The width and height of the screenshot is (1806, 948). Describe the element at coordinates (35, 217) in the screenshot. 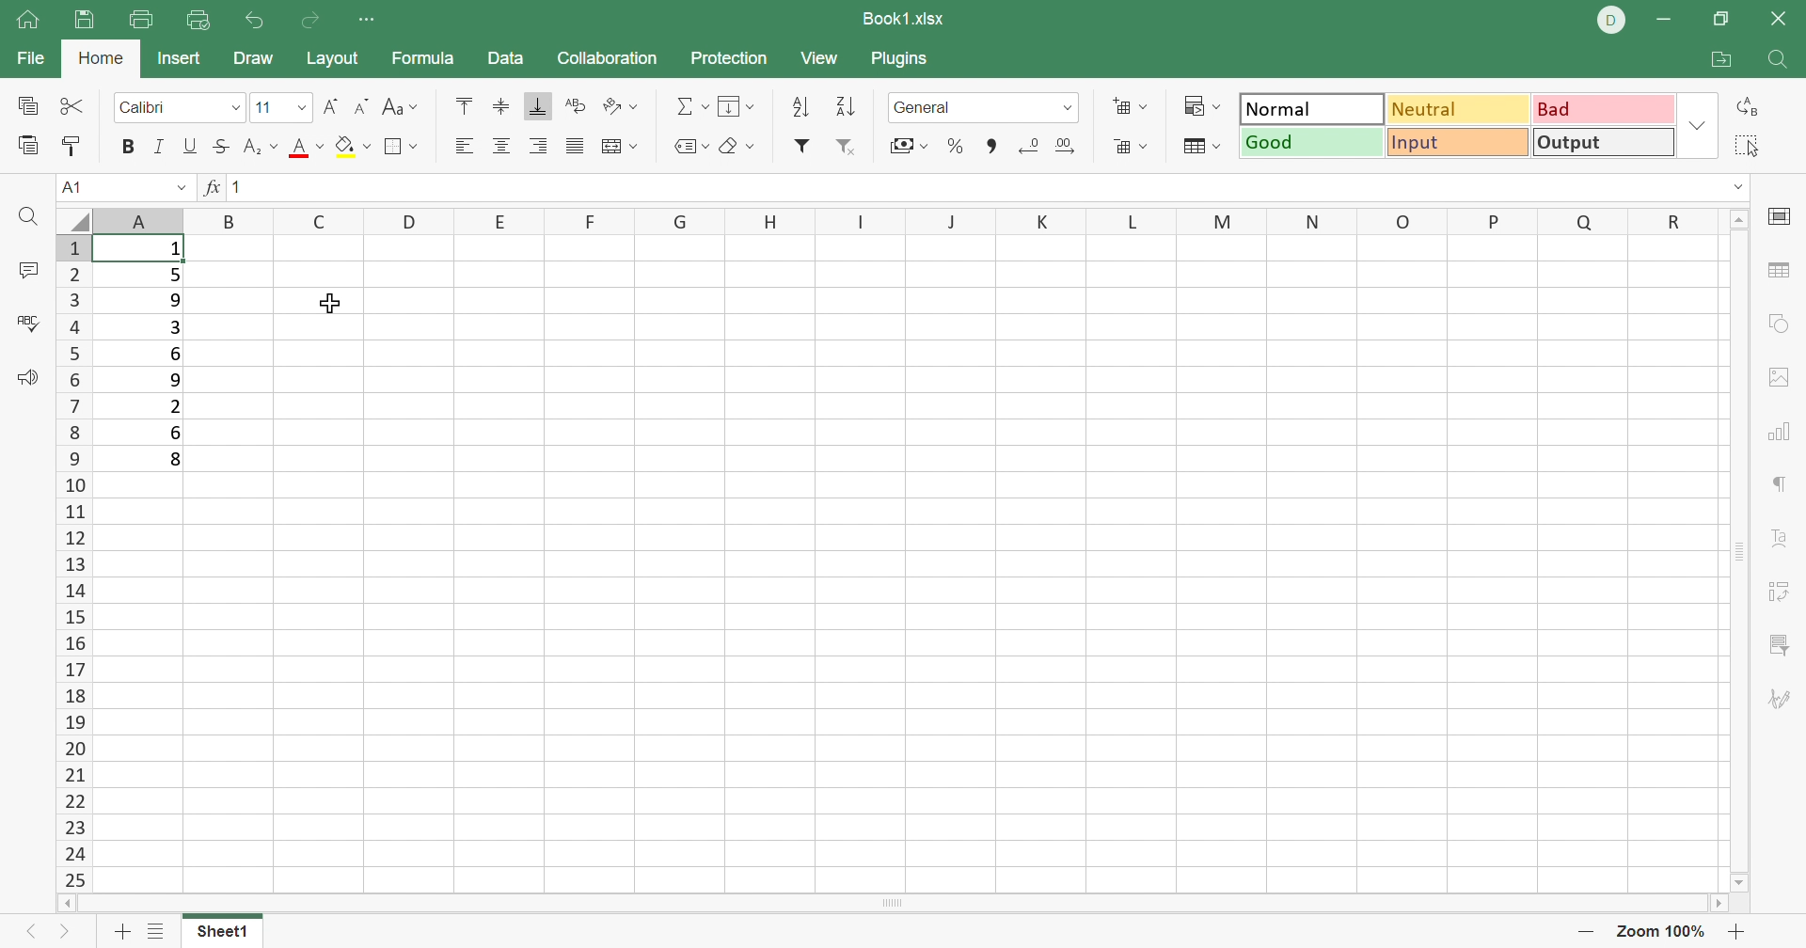

I see `Find` at that location.